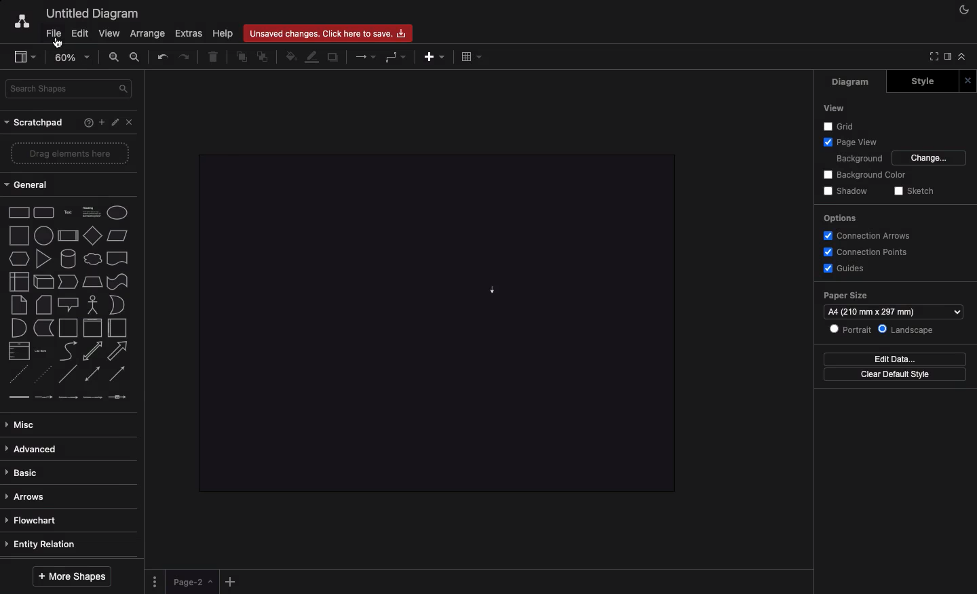  What do you see at coordinates (241, 58) in the screenshot?
I see `To front` at bounding box center [241, 58].